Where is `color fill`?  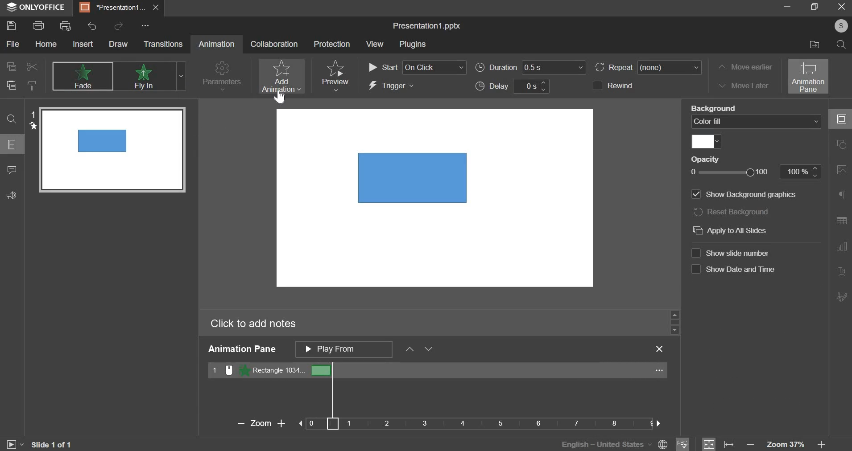 color fill is located at coordinates (703, 141).